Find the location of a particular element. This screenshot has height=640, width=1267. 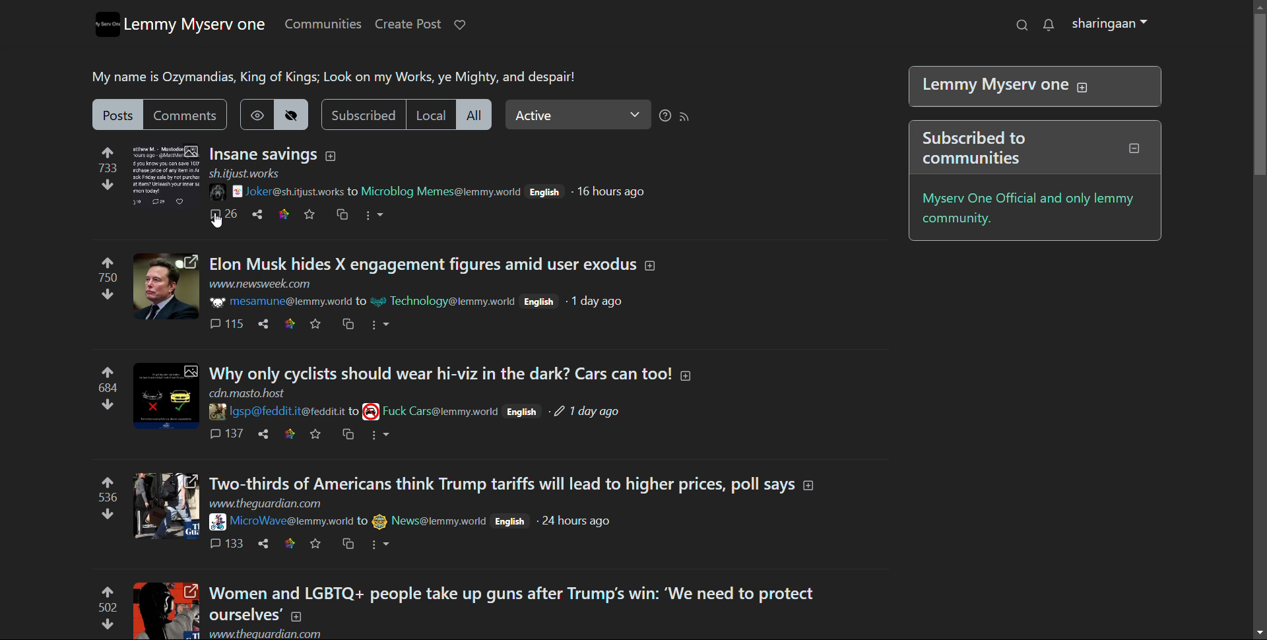

share is located at coordinates (263, 433).